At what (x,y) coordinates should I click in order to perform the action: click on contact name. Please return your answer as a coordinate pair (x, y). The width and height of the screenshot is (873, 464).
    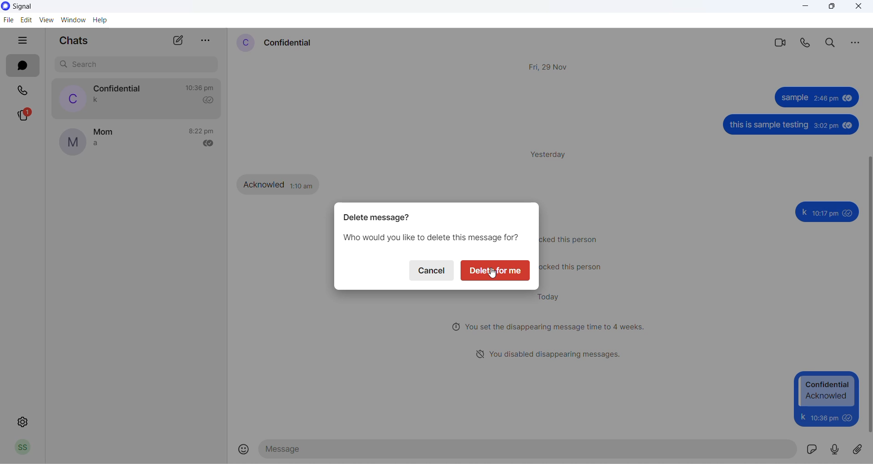
    Looking at the image, I should click on (290, 44).